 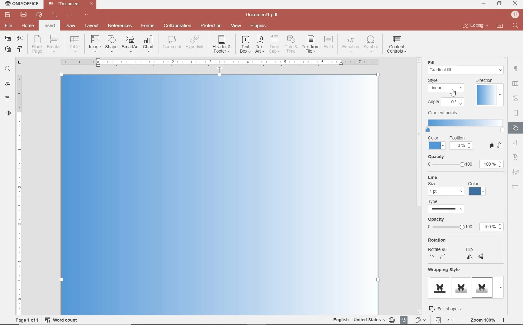 I want to click on file, so click(x=9, y=26).